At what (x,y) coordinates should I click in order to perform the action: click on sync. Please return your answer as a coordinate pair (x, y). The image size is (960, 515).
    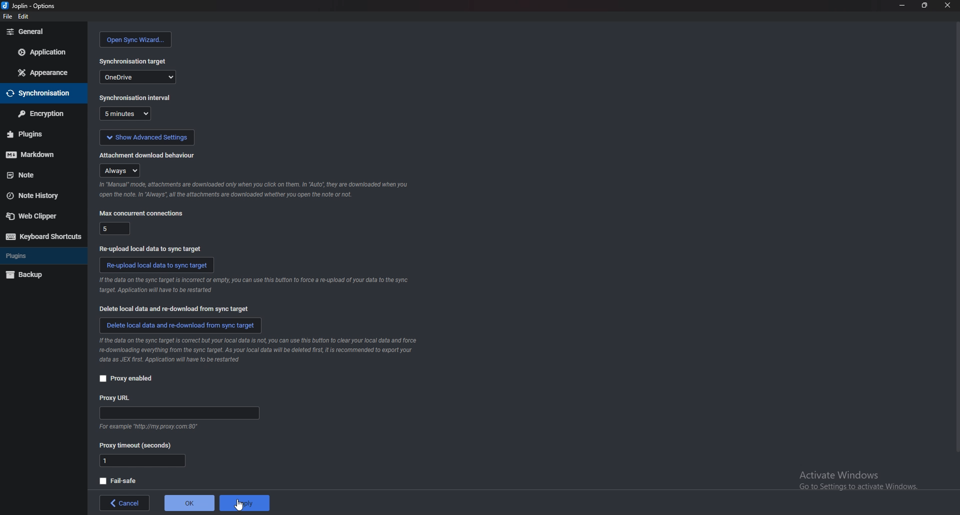
    Looking at the image, I should click on (41, 92).